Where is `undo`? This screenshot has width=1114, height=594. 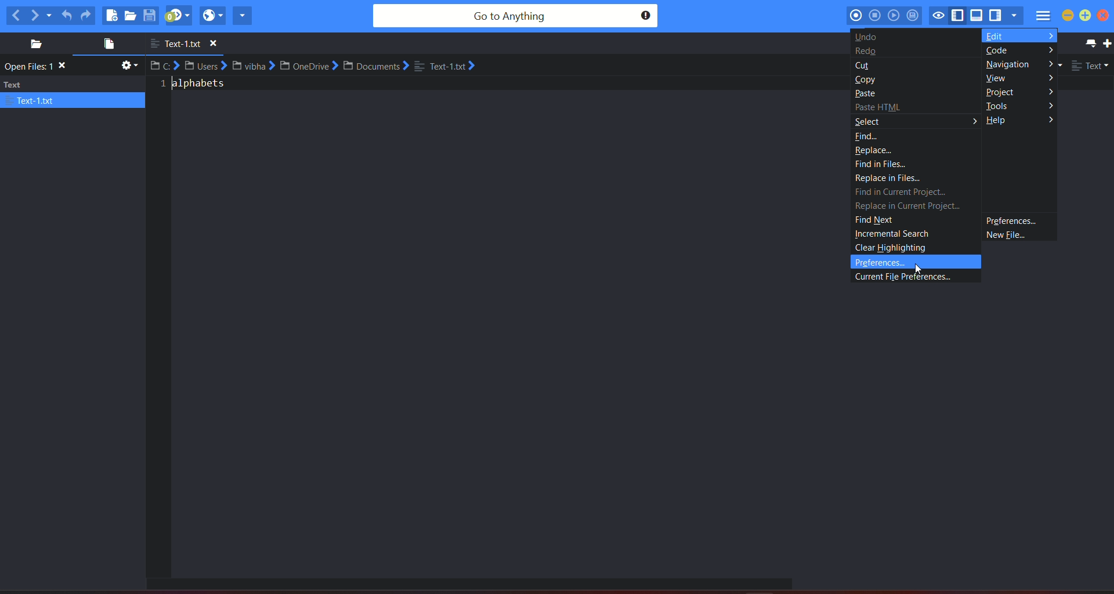
undo is located at coordinates (67, 13).